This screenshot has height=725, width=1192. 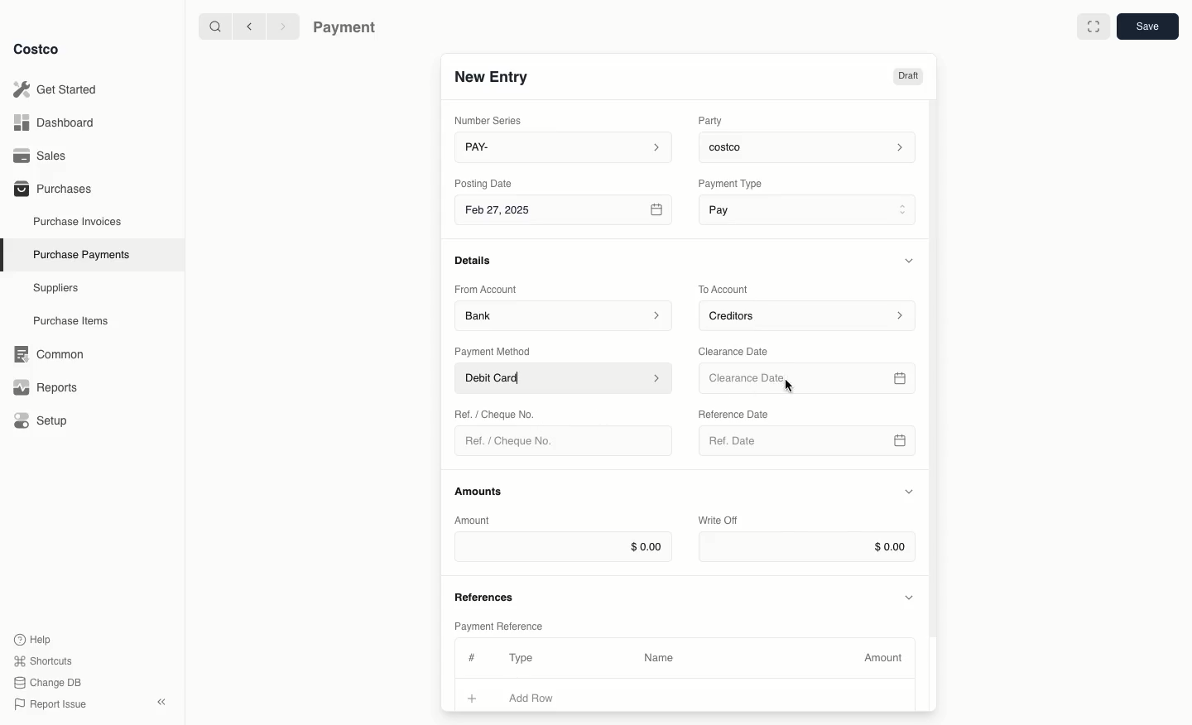 What do you see at coordinates (56, 287) in the screenshot?
I see `Suppliers` at bounding box center [56, 287].